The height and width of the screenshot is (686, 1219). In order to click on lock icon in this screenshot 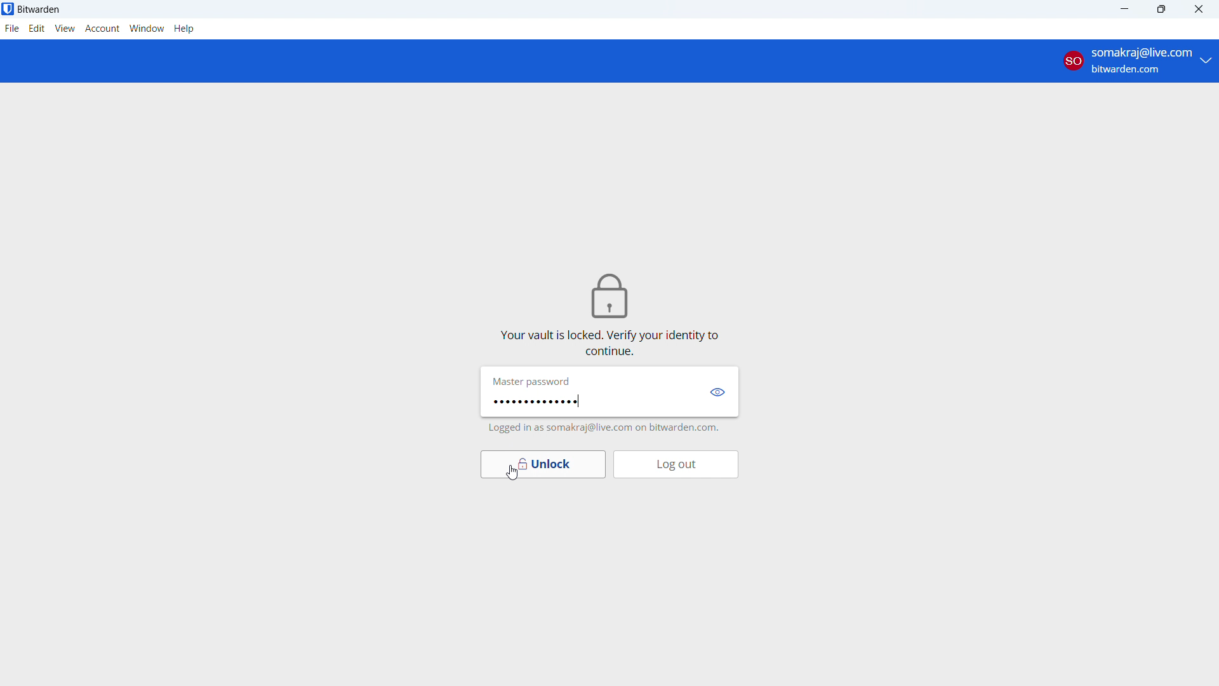, I will do `click(613, 290)`.